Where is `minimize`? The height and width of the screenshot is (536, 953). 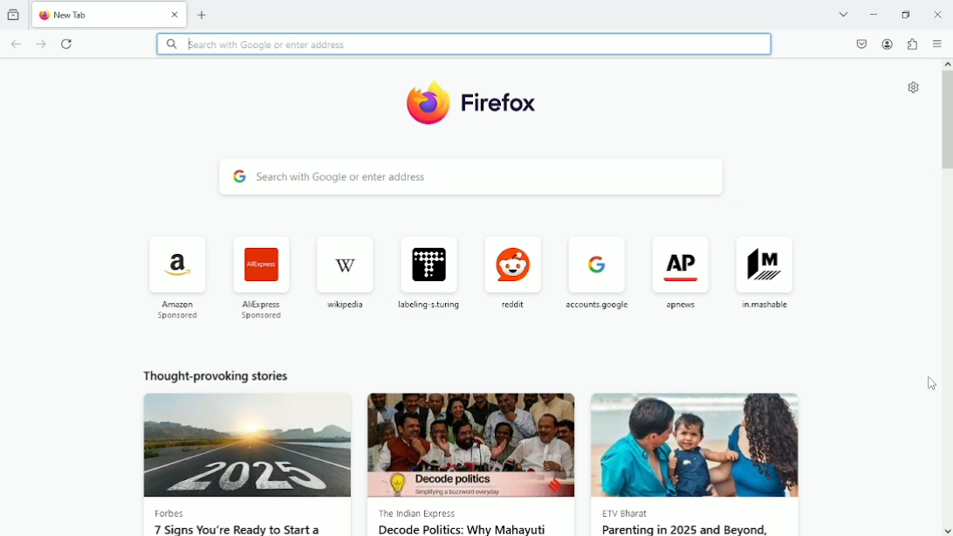
minimize is located at coordinates (872, 13).